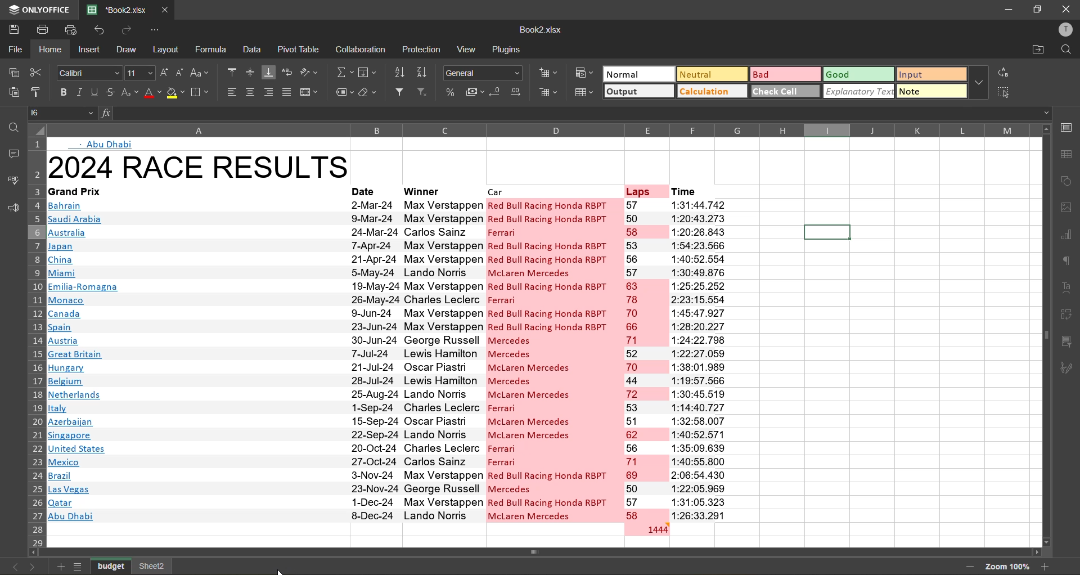 Image resolution: width=1080 pixels, height=575 pixels. What do you see at coordinates (108, 92) in the screenshot?
I see `strikethrough` at bounding box center [108, 92].